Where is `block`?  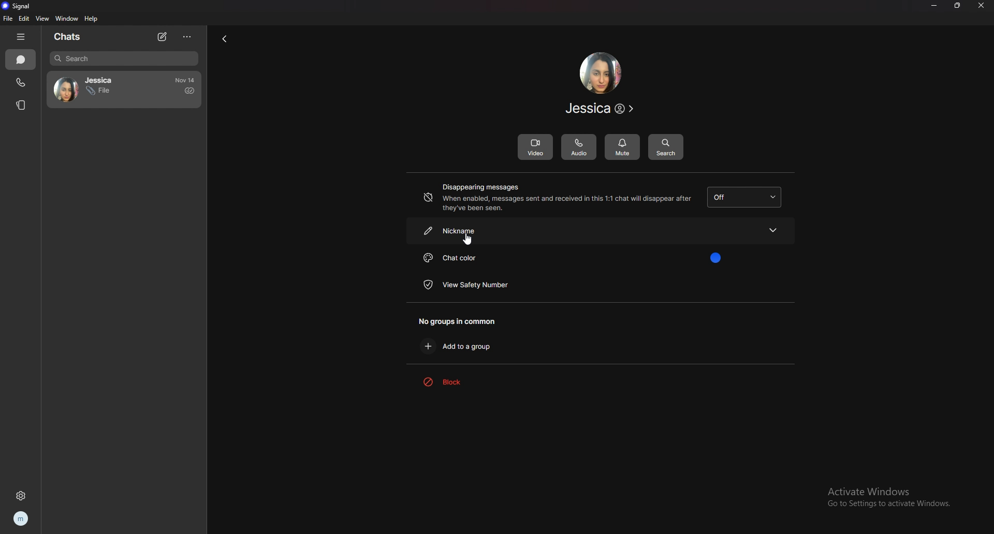
block is located at coordinates (457, 381).